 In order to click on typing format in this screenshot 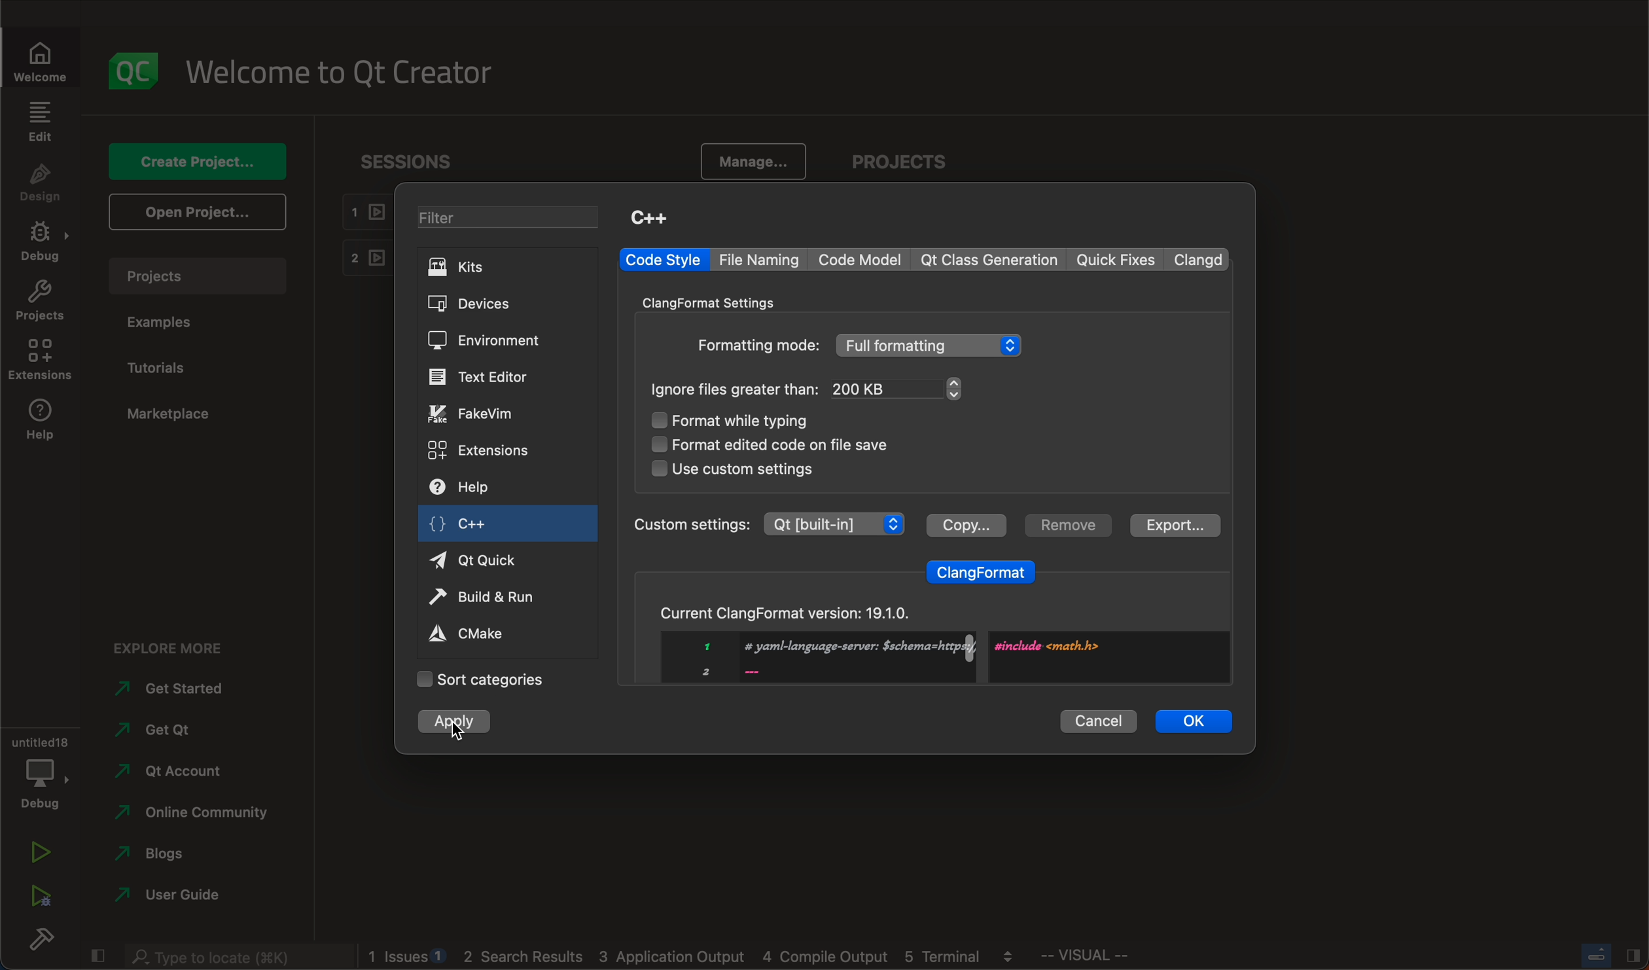, I will do `click(750, 422)`.